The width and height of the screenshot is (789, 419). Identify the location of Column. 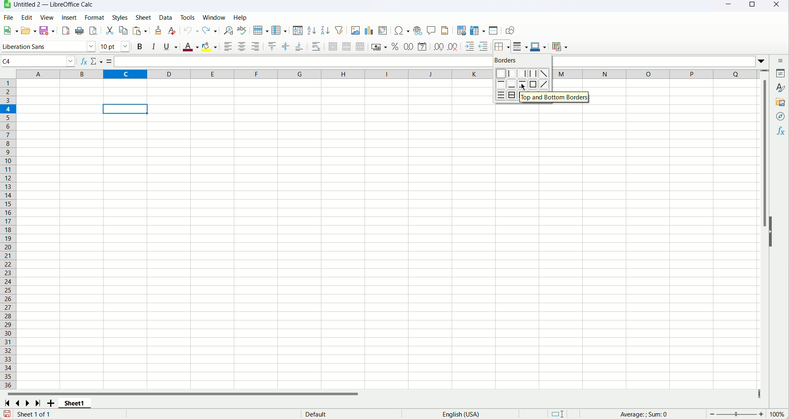
(279, 30).